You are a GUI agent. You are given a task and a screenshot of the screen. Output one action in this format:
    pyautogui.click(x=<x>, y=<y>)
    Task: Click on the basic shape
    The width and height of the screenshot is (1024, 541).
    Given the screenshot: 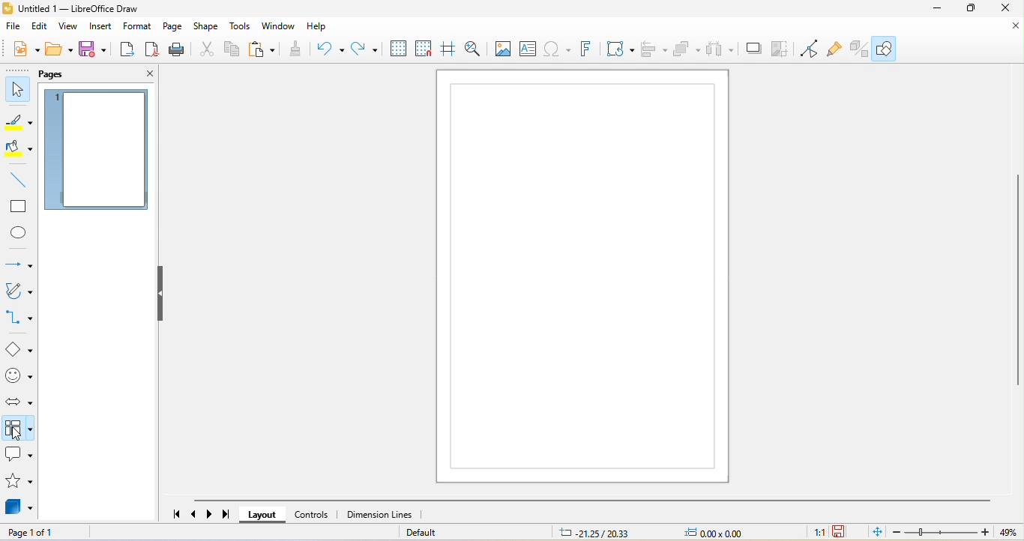 What is the action you would take?
    pyautogui.click(x=19, y=350)
    